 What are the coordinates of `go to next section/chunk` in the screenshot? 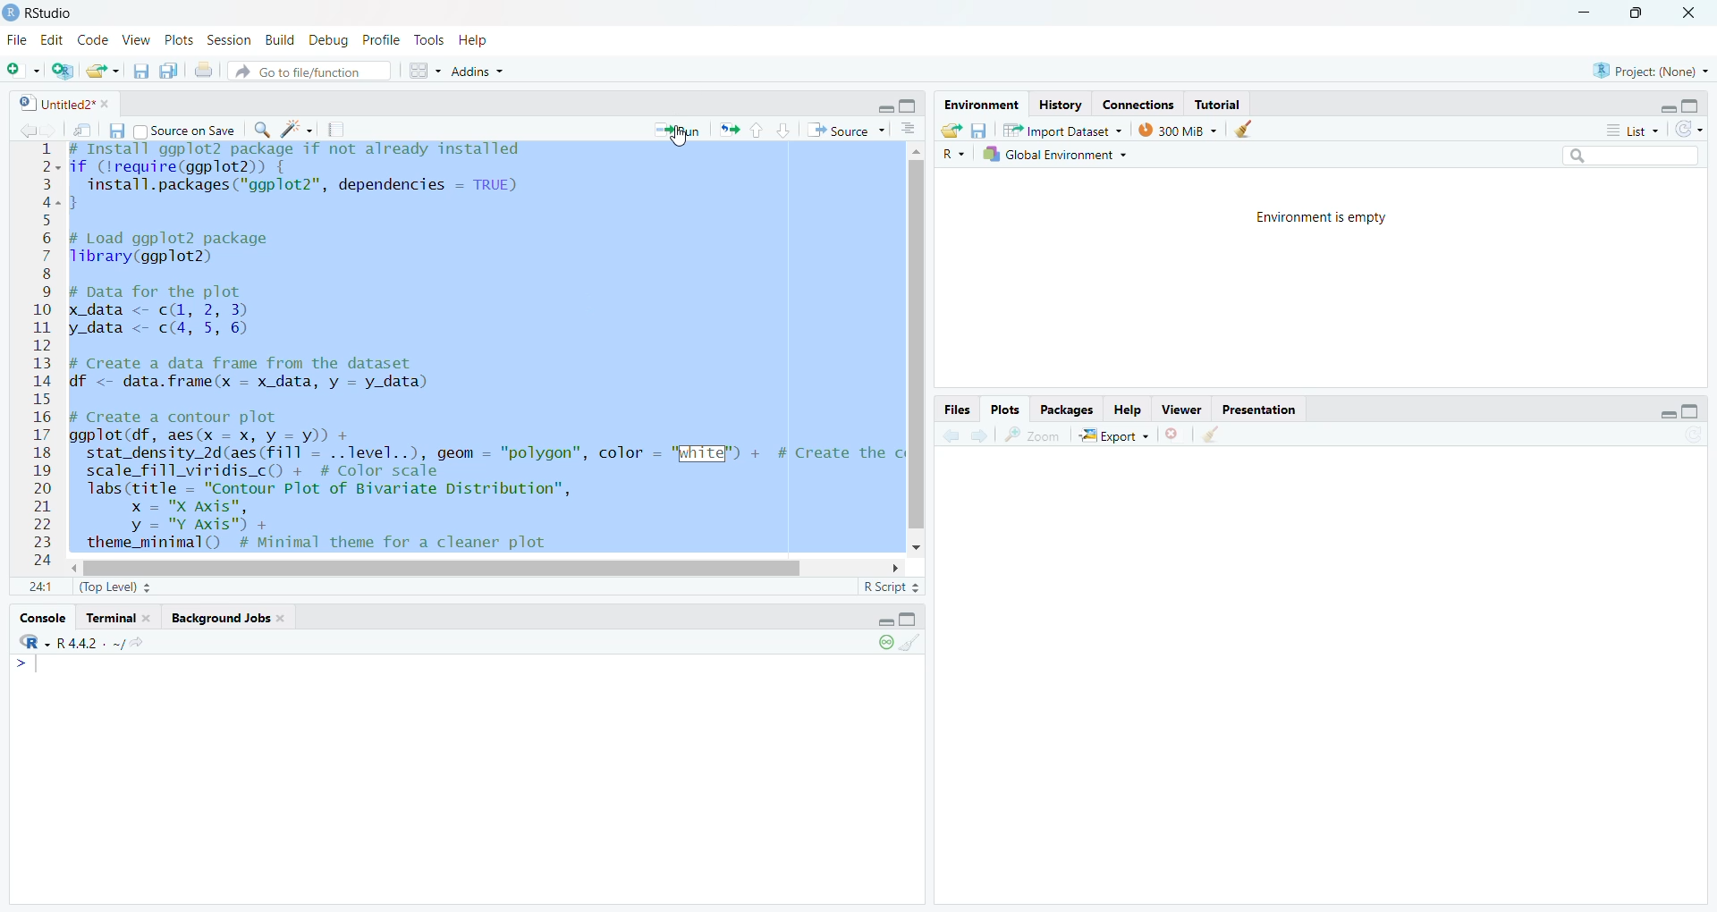 It's located at (782, 131).